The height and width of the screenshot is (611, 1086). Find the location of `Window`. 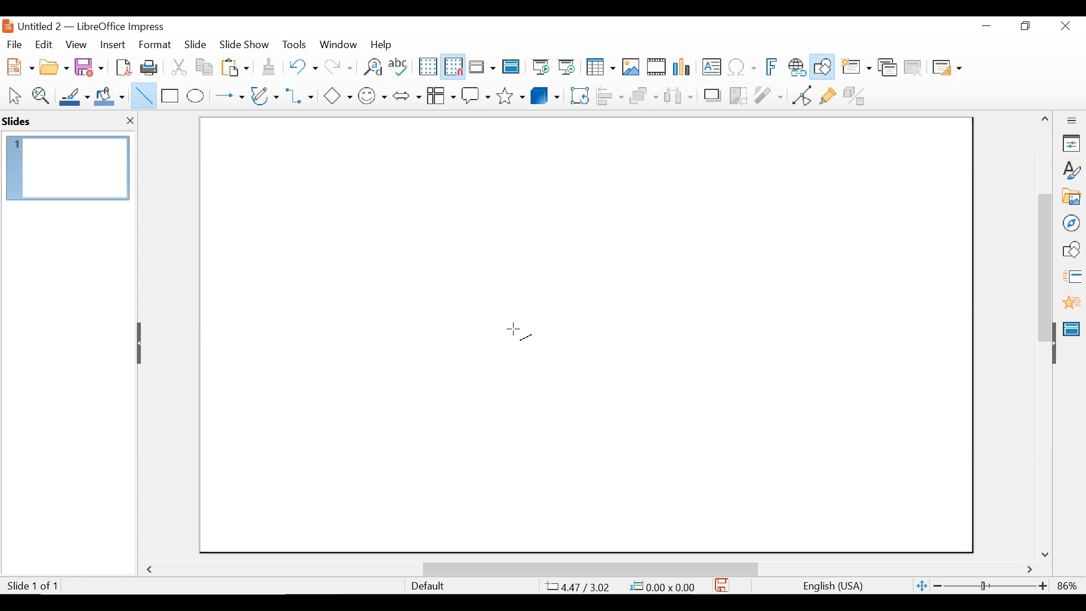

Window is located at coordinates (338, 44).